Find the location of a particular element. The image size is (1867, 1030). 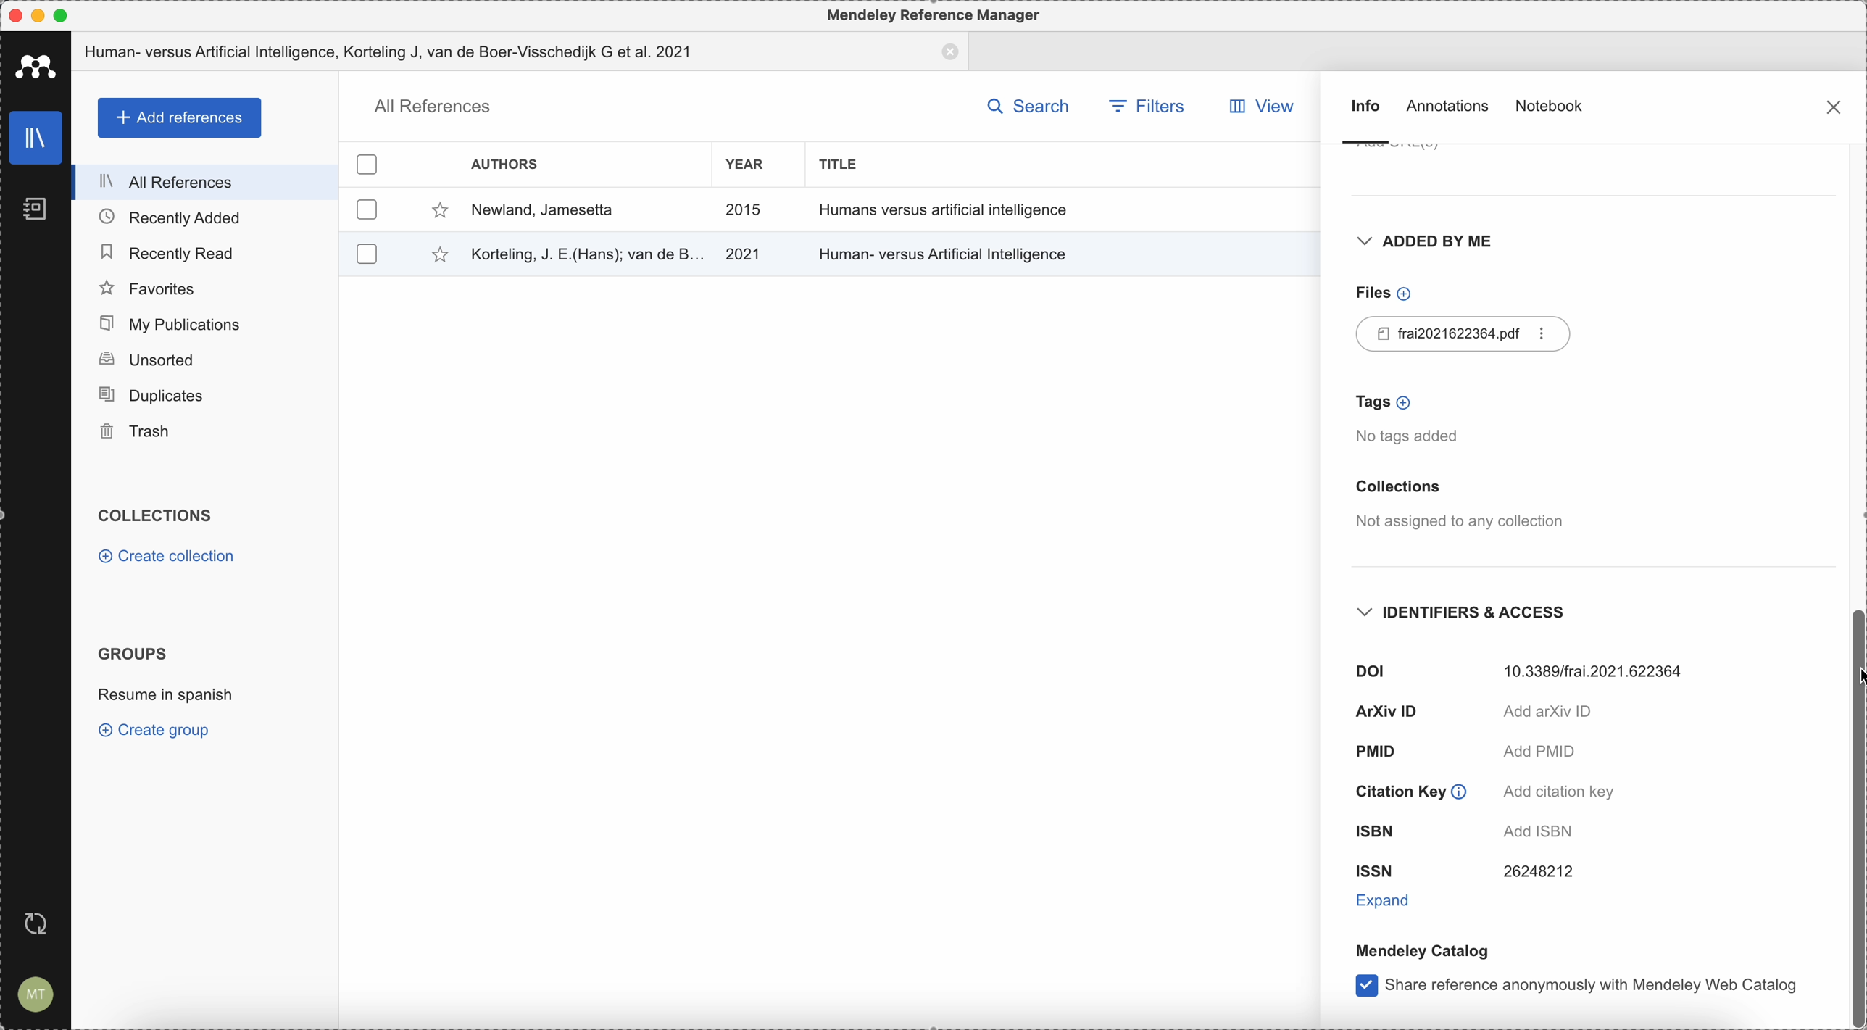

expand is located at coordinates (1387, 899).